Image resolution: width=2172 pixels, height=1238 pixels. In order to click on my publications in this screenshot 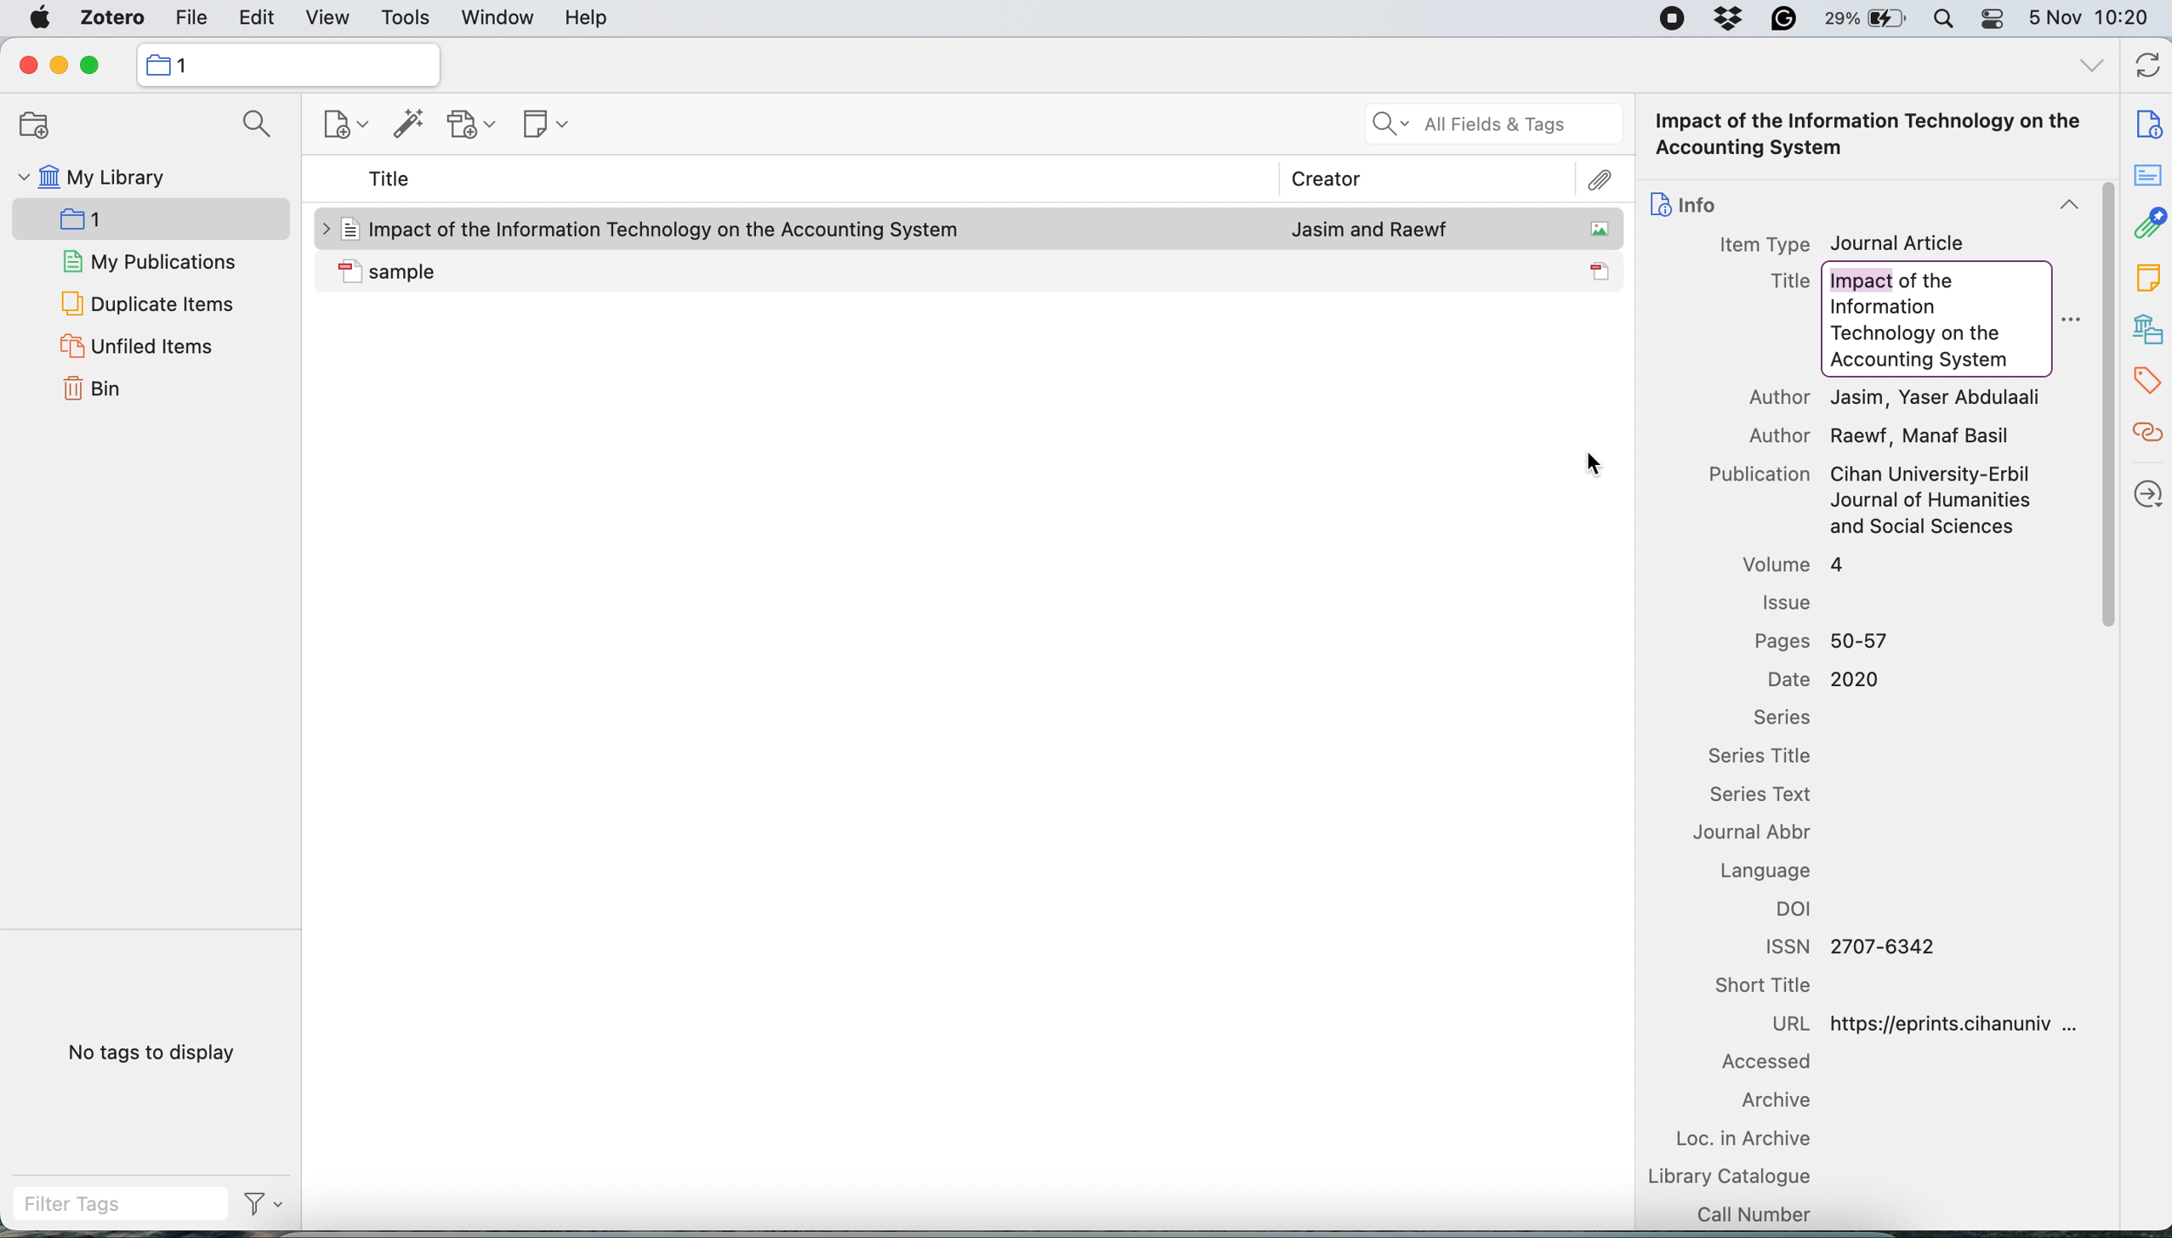, I will do `click(149, 261)`.